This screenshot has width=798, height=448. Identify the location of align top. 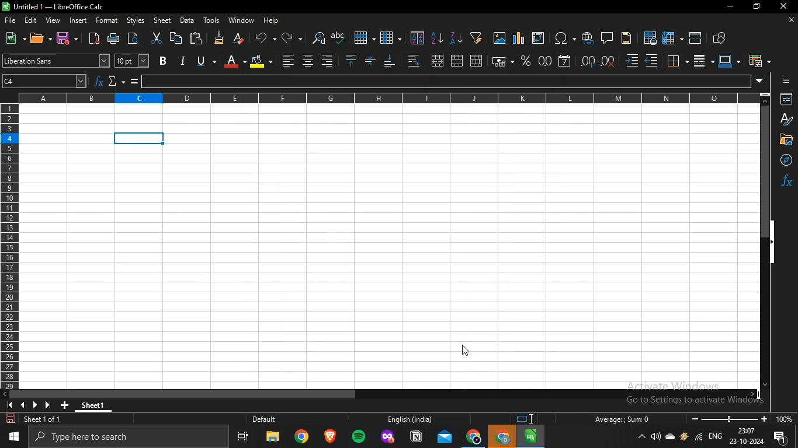
(351, 61).